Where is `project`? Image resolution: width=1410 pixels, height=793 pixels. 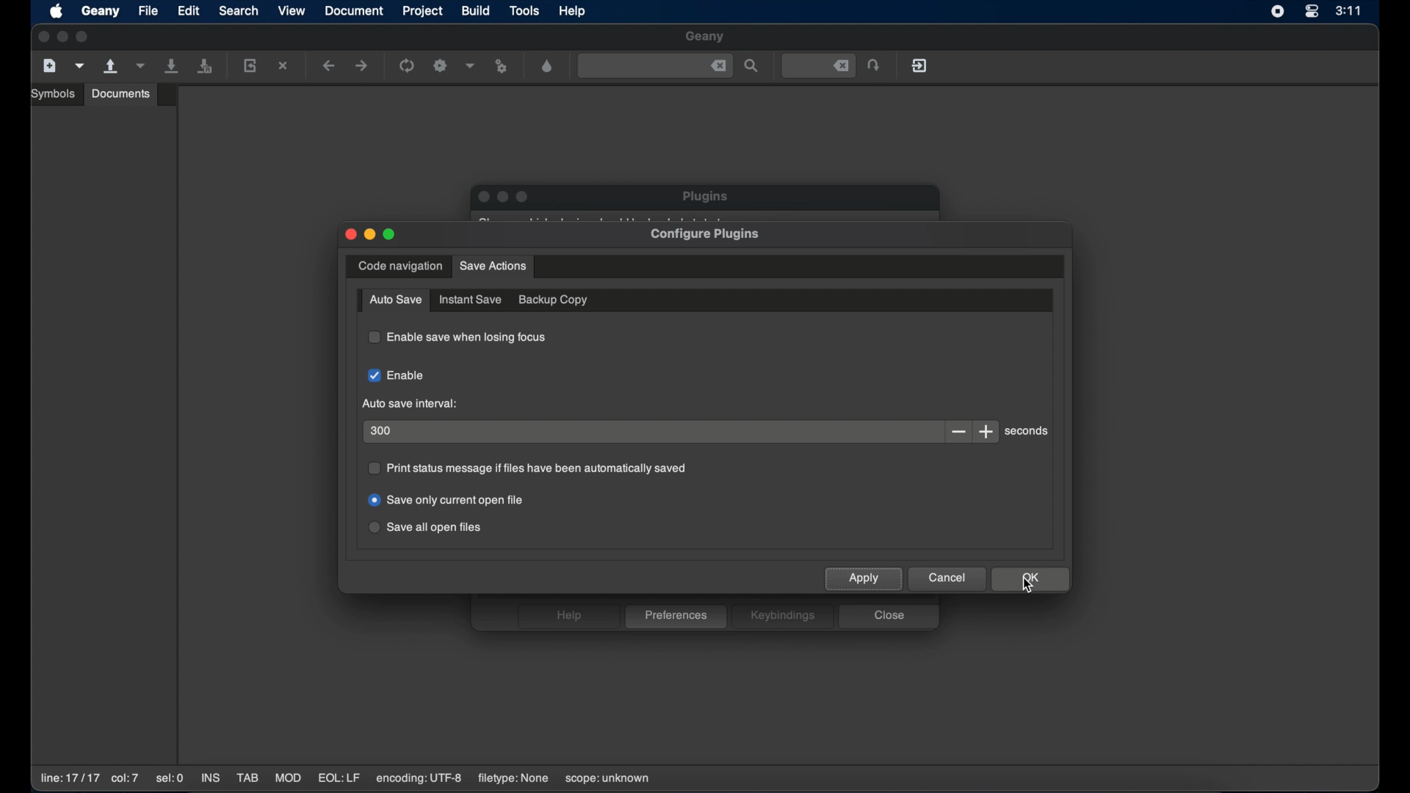
project is located at coordinates (424, 11).